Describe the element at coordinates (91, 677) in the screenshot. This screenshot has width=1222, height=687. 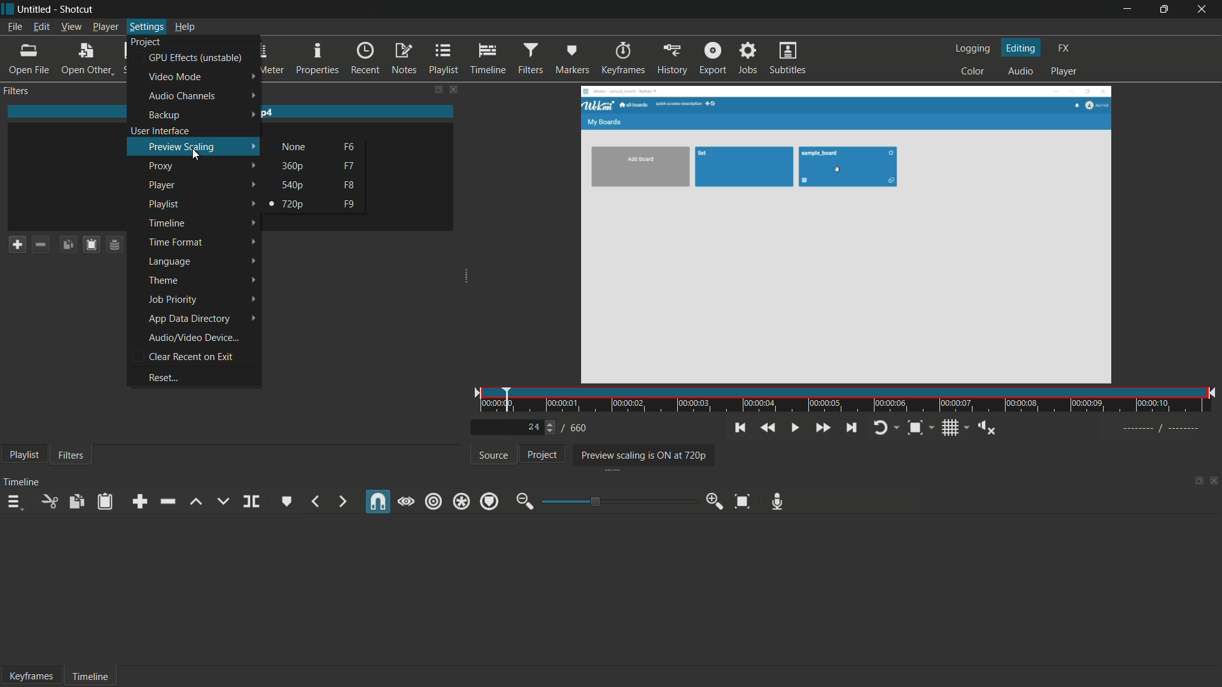
I see `timeline` at that location.